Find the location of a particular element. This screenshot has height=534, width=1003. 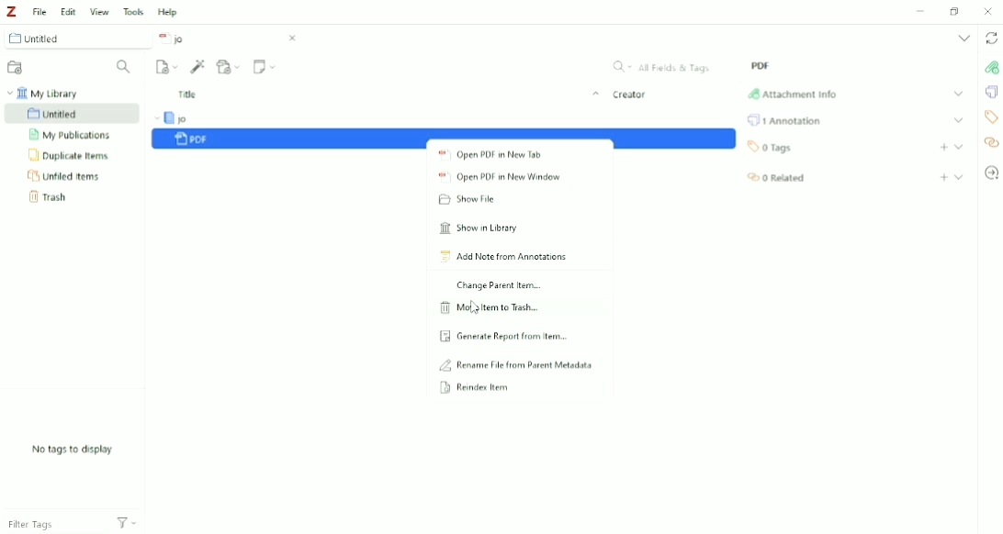

PDF is located at coordinates (760, 65).